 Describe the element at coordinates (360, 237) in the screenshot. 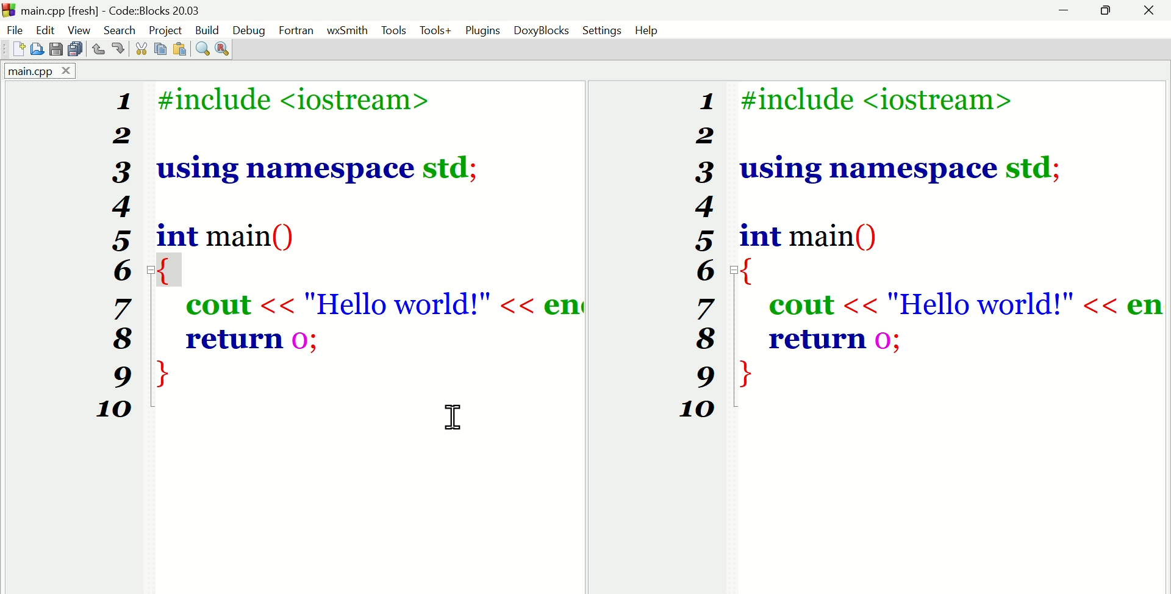

I see `#include <iostream>
using namespace std;
int main()
i
cout << "Hello world!" << en
return o;
}` at that location.